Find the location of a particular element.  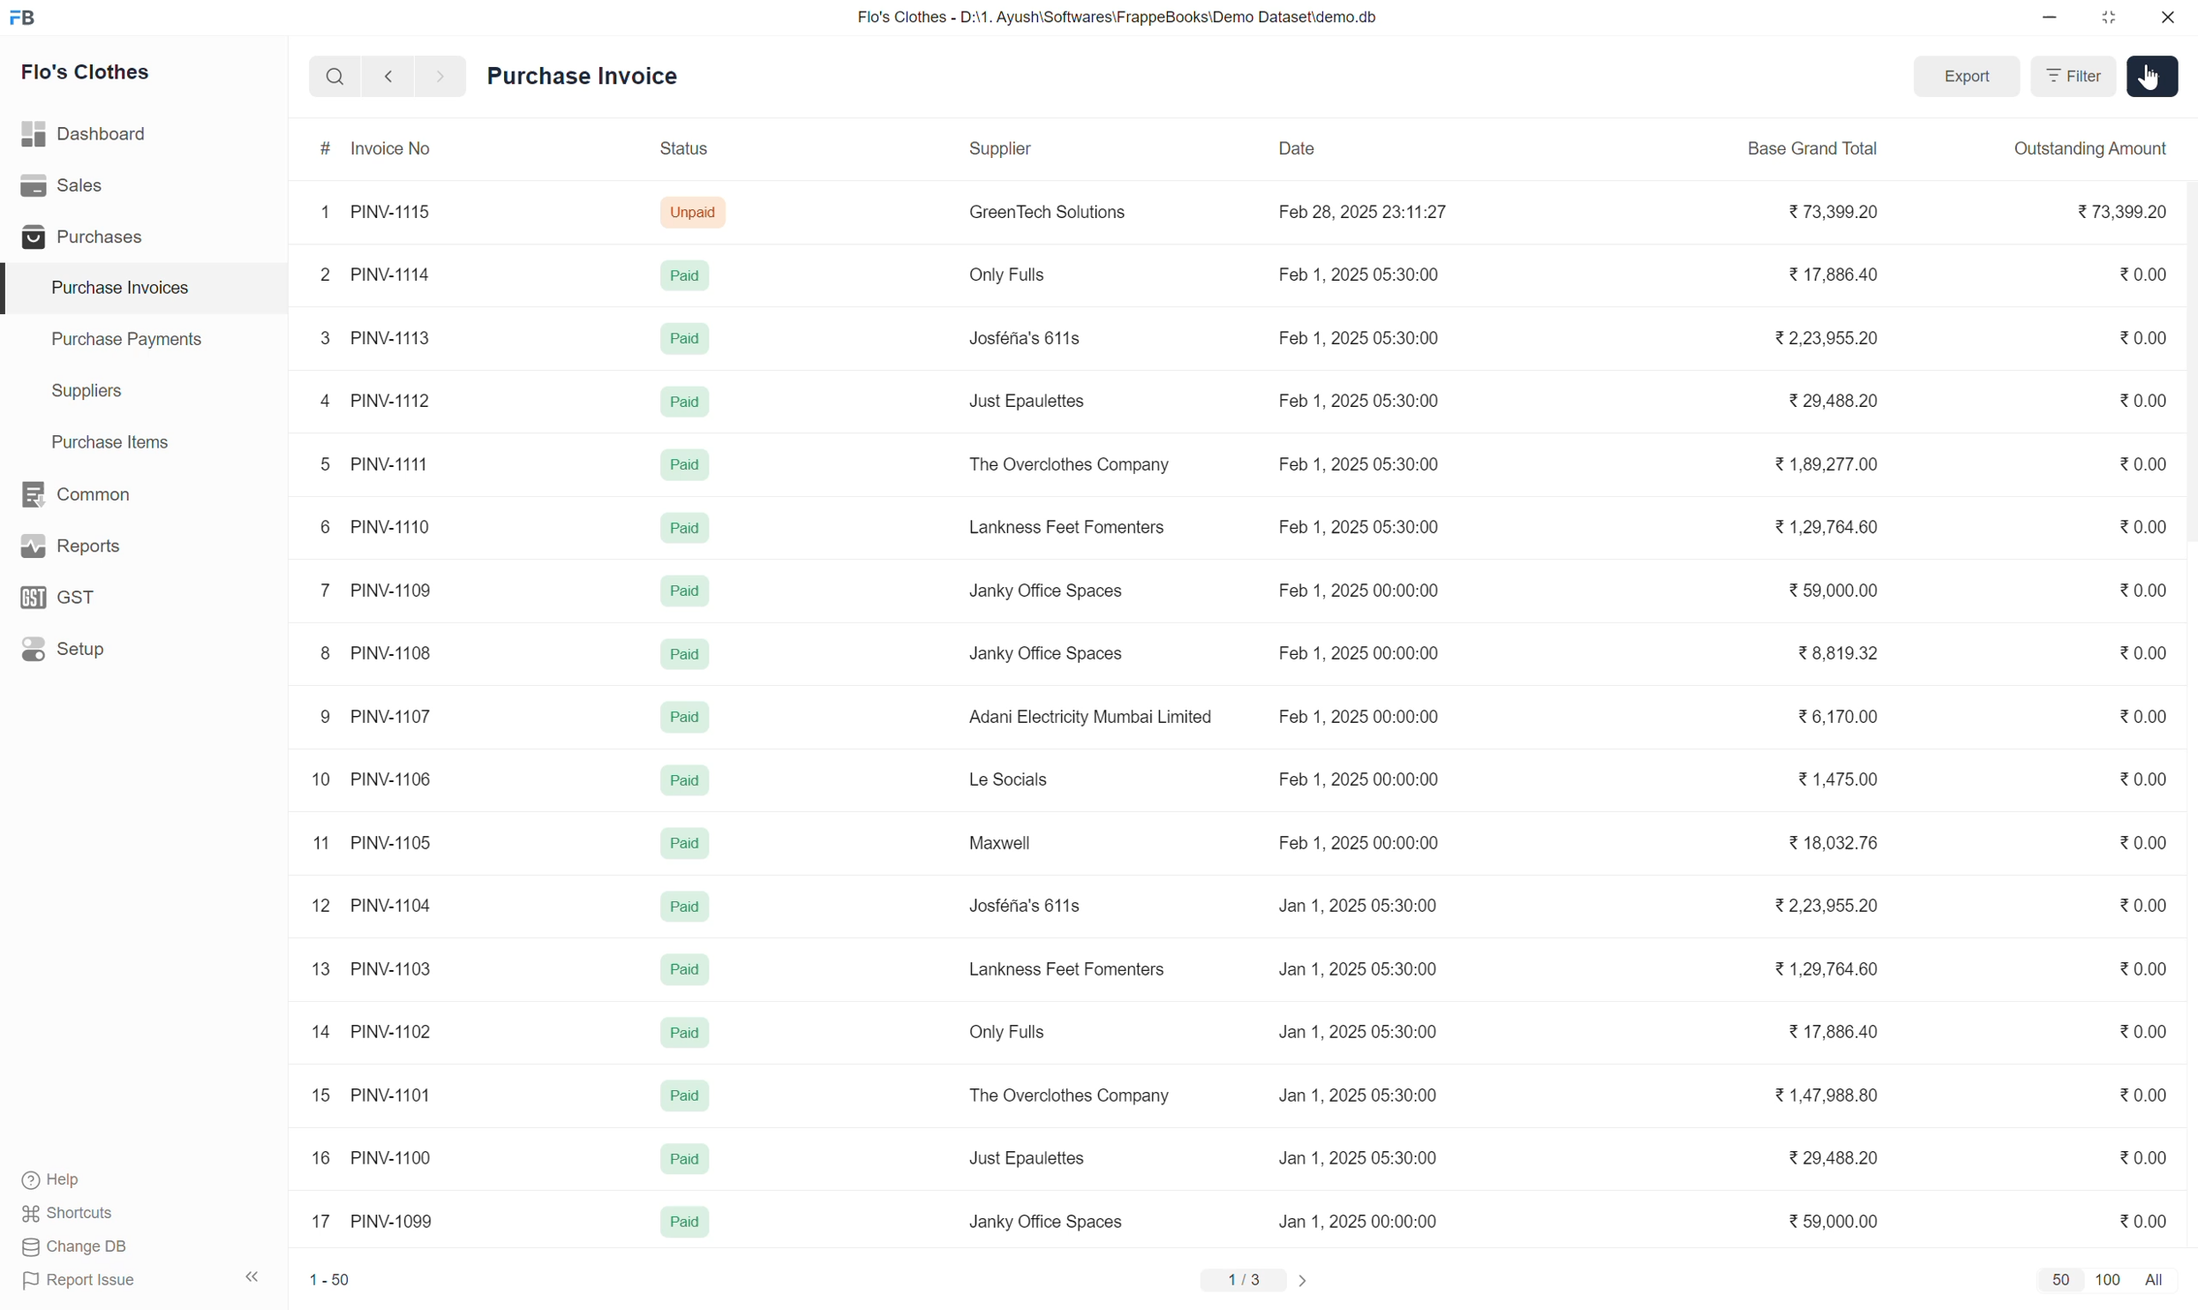

1,47,988.80 is located at coordinates (1838, 1095).